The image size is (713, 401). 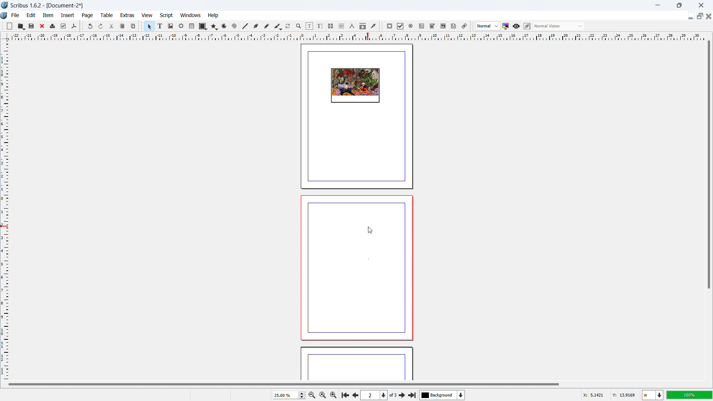 What do you see at coordinates (48, 5) in the screenshot?
I see `Scribus 1.6.2- [Document-2]` at bounding box center [48, 5].